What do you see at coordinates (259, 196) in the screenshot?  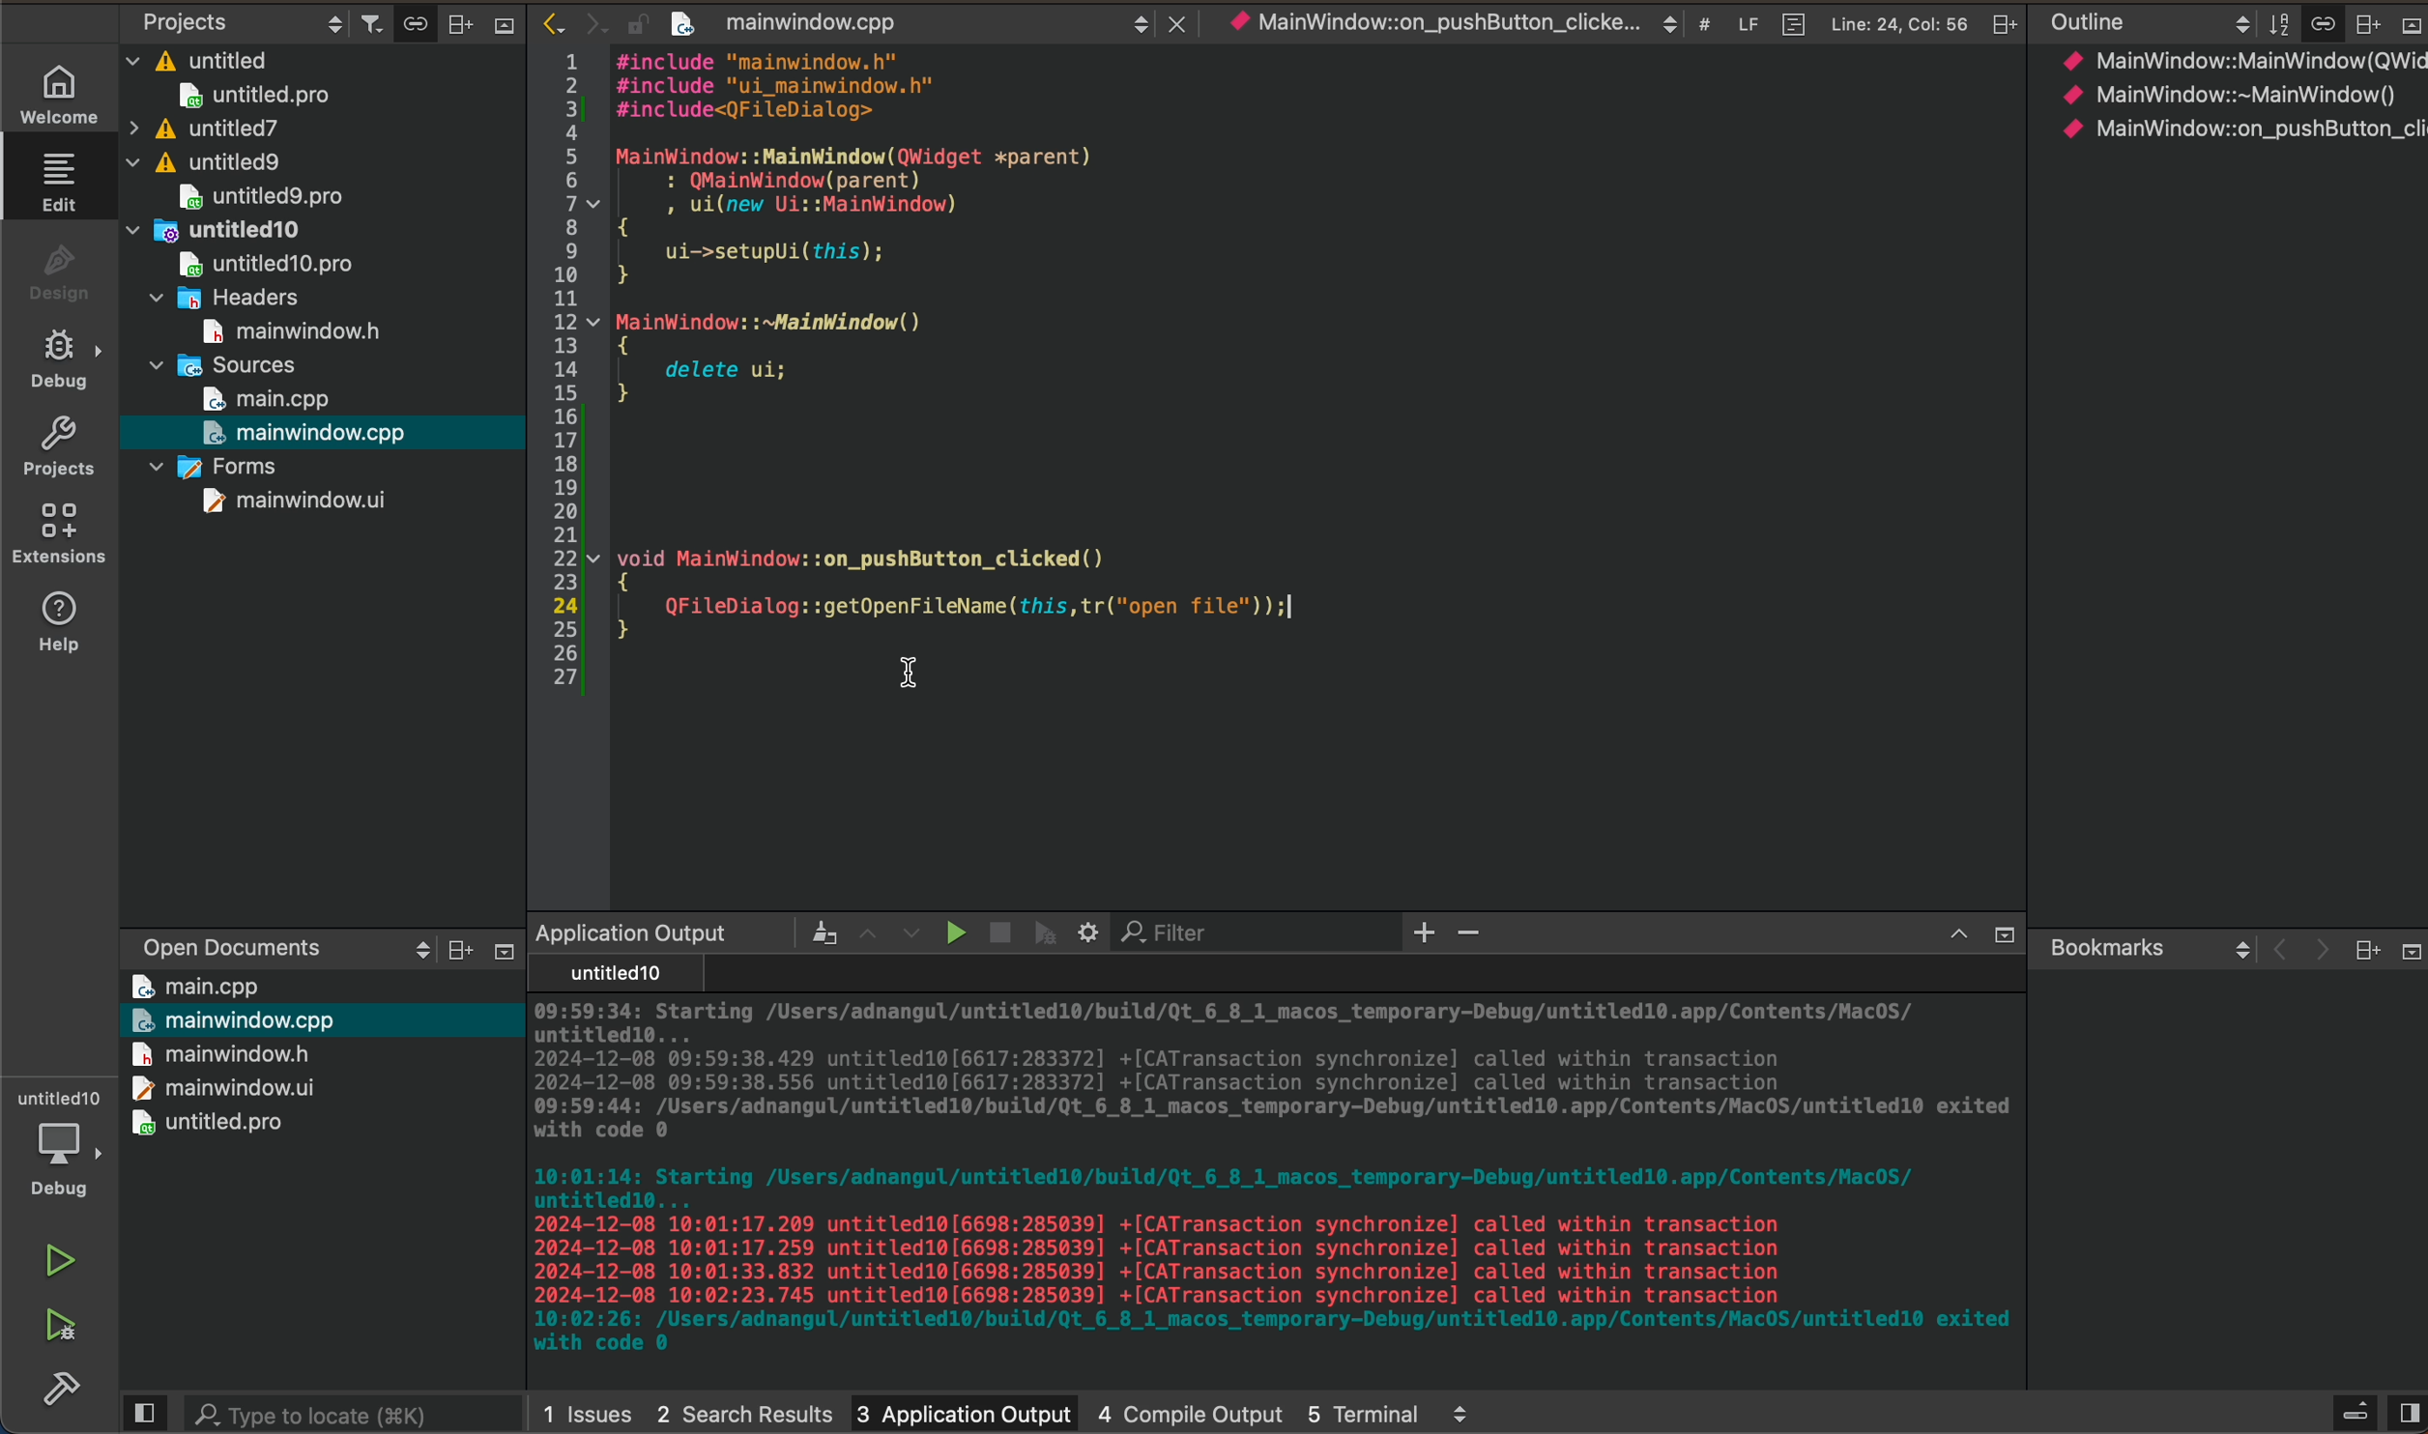 I see `untitled9.pro` at bounding box center [259, 196].